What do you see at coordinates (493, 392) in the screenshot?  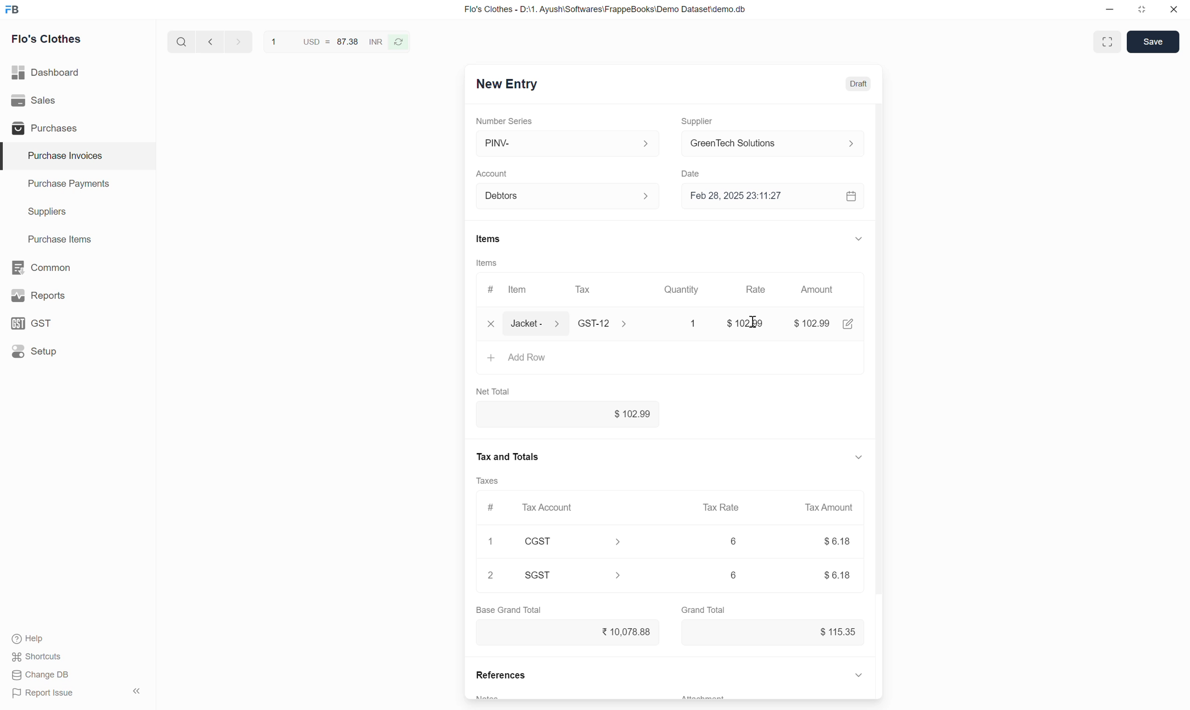 I see `Net Total` at bounding box center [493, 392].